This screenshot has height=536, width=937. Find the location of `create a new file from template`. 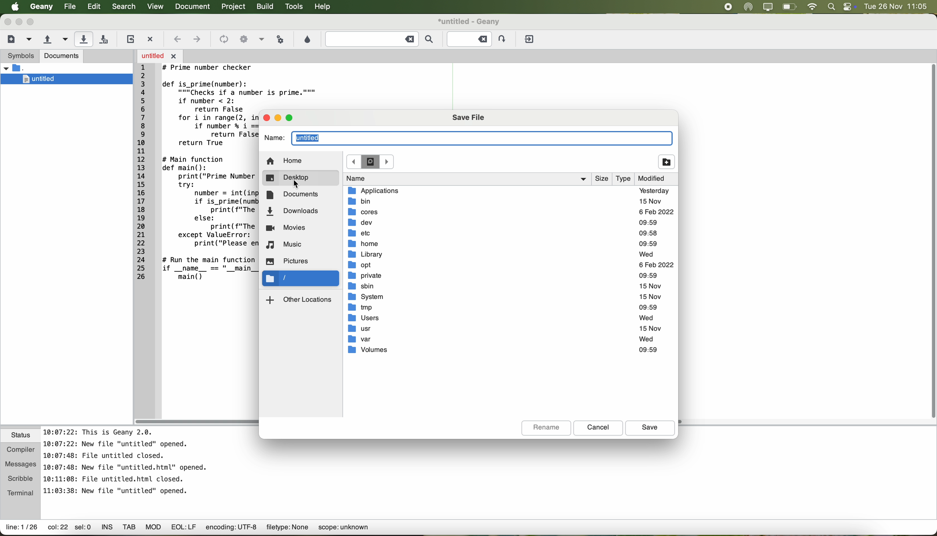

create a new file from template is located at coordinates (30, 40).